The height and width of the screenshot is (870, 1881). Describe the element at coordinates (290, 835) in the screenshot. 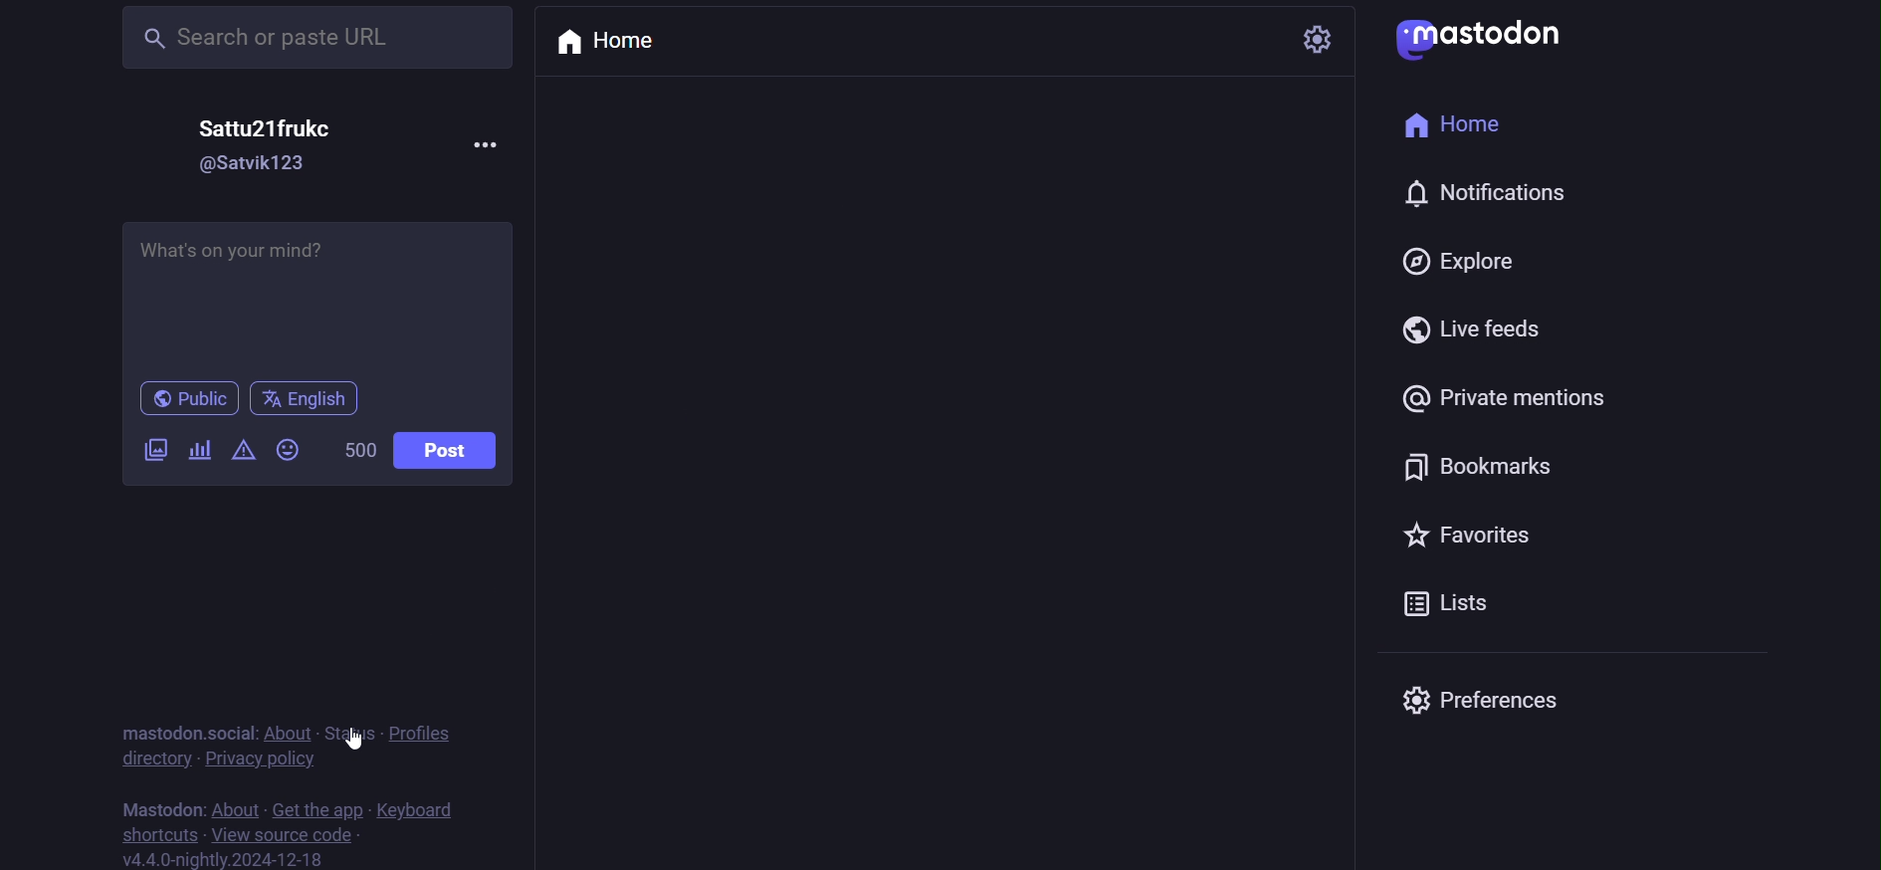

I see `source code` at that location.